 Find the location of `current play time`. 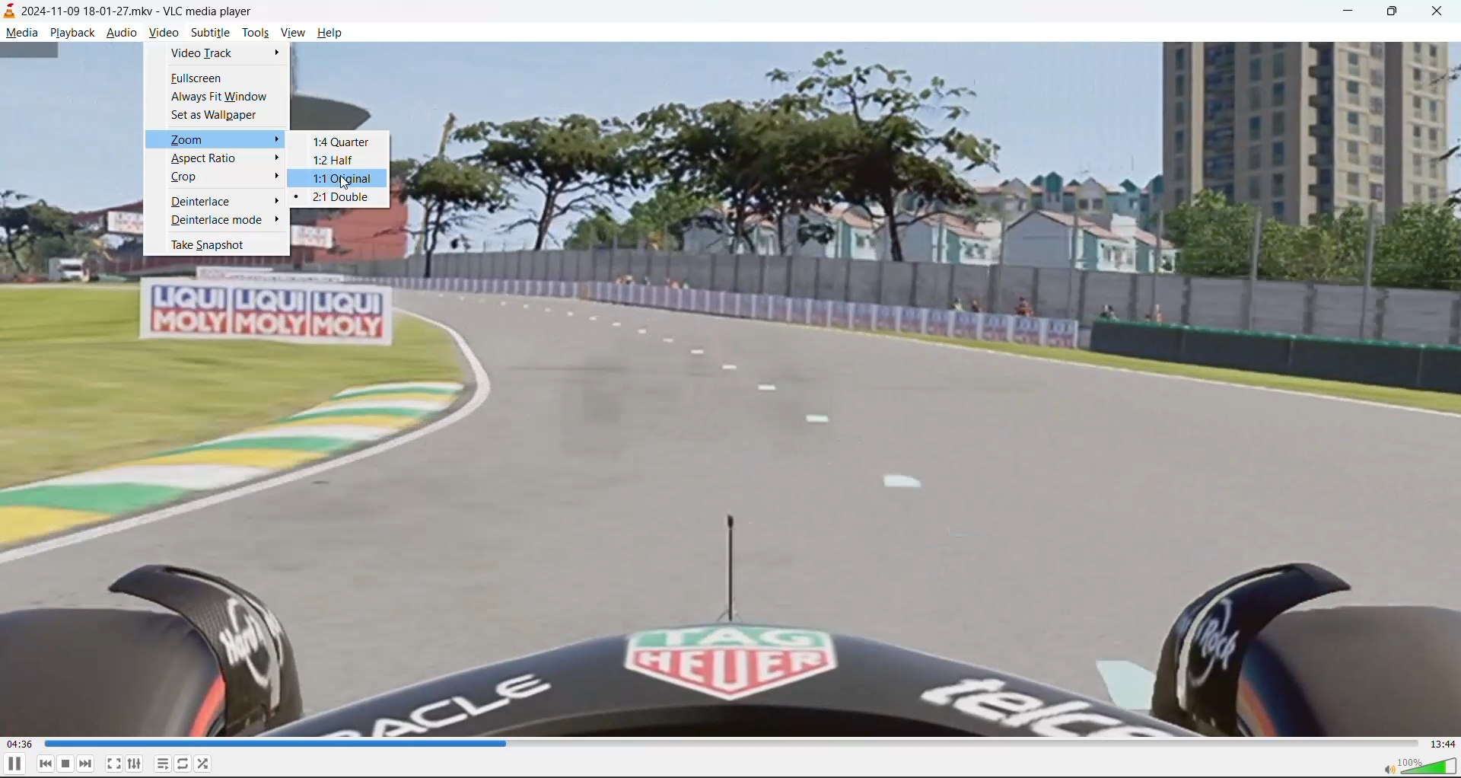

current play time is located at coordinates (21, 743).